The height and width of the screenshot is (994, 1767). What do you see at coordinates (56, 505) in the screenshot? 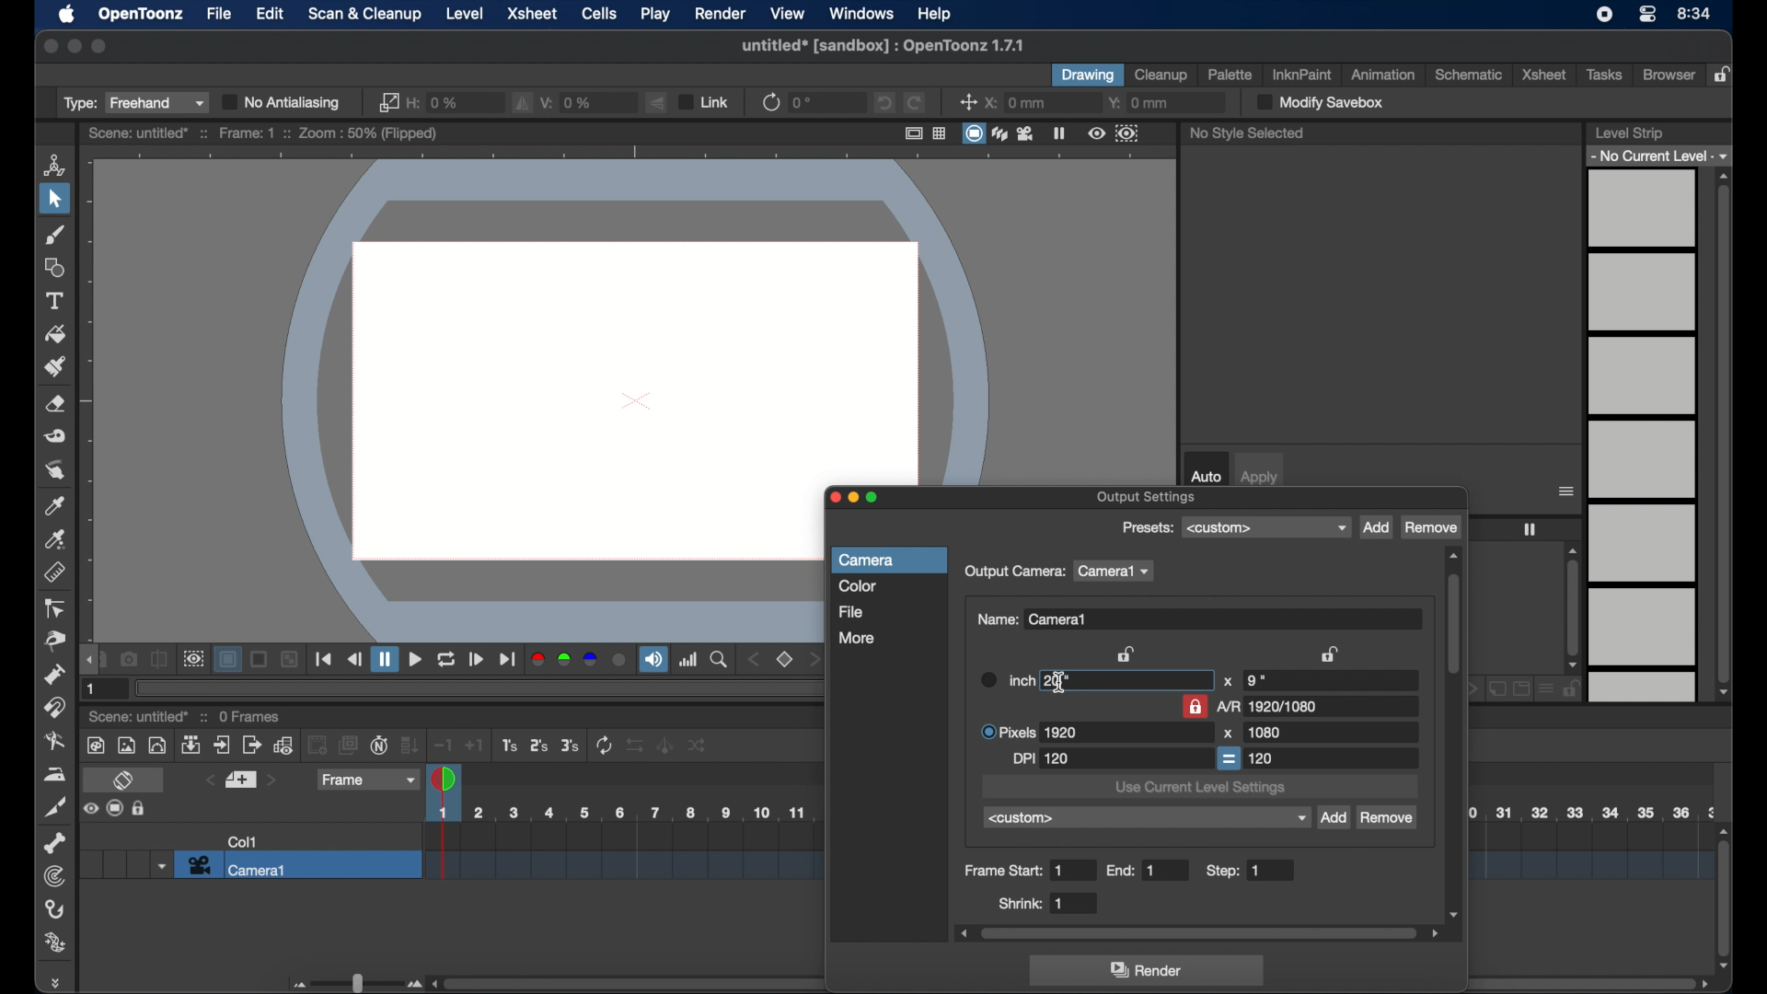
I see `color picker tool` at bounding box center [56, 505].